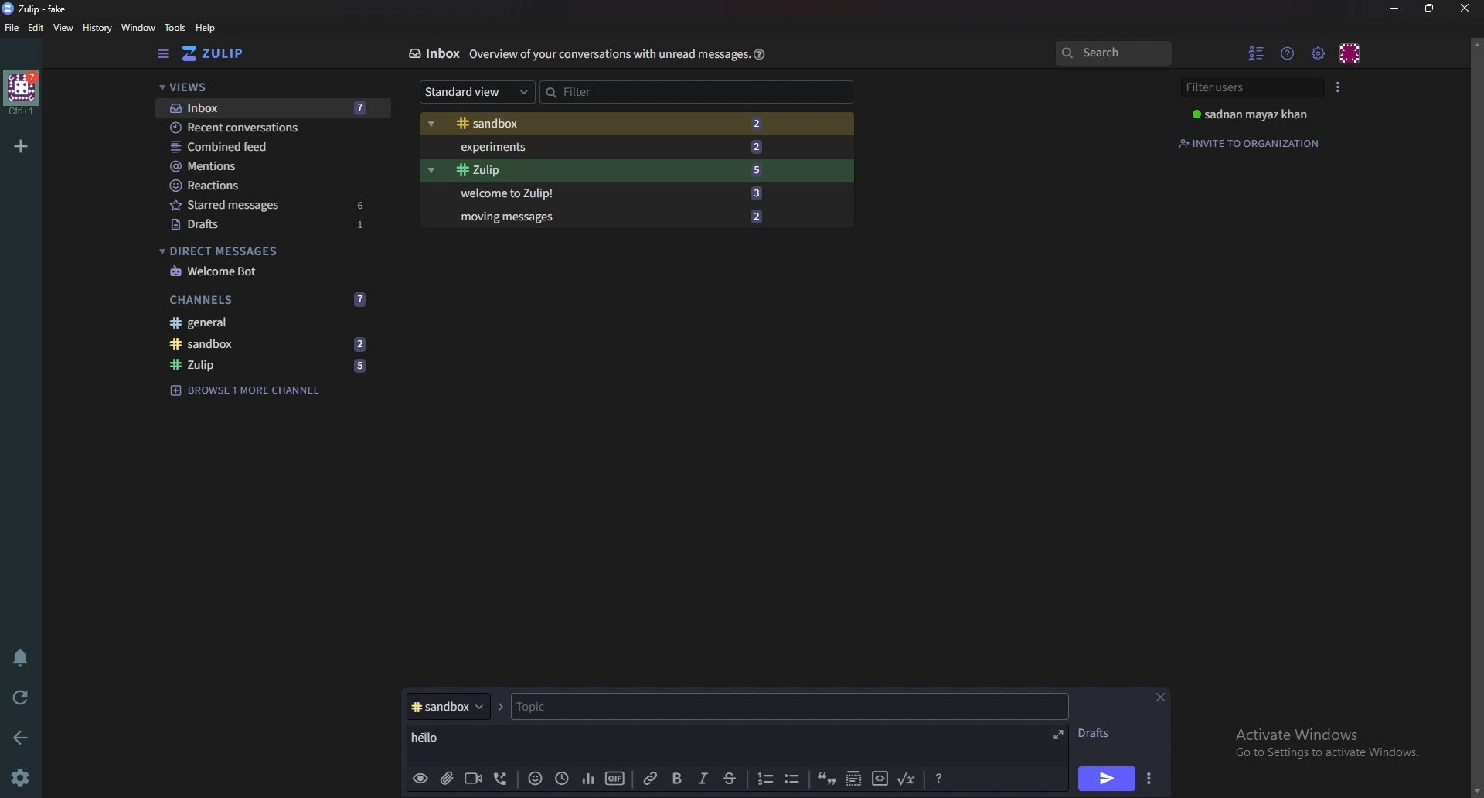 The image size is (1484, 798). What do you see at coordinates (1288, 53) in the screenshot?
I see `Help menu` at bounding box center [1288, 53].